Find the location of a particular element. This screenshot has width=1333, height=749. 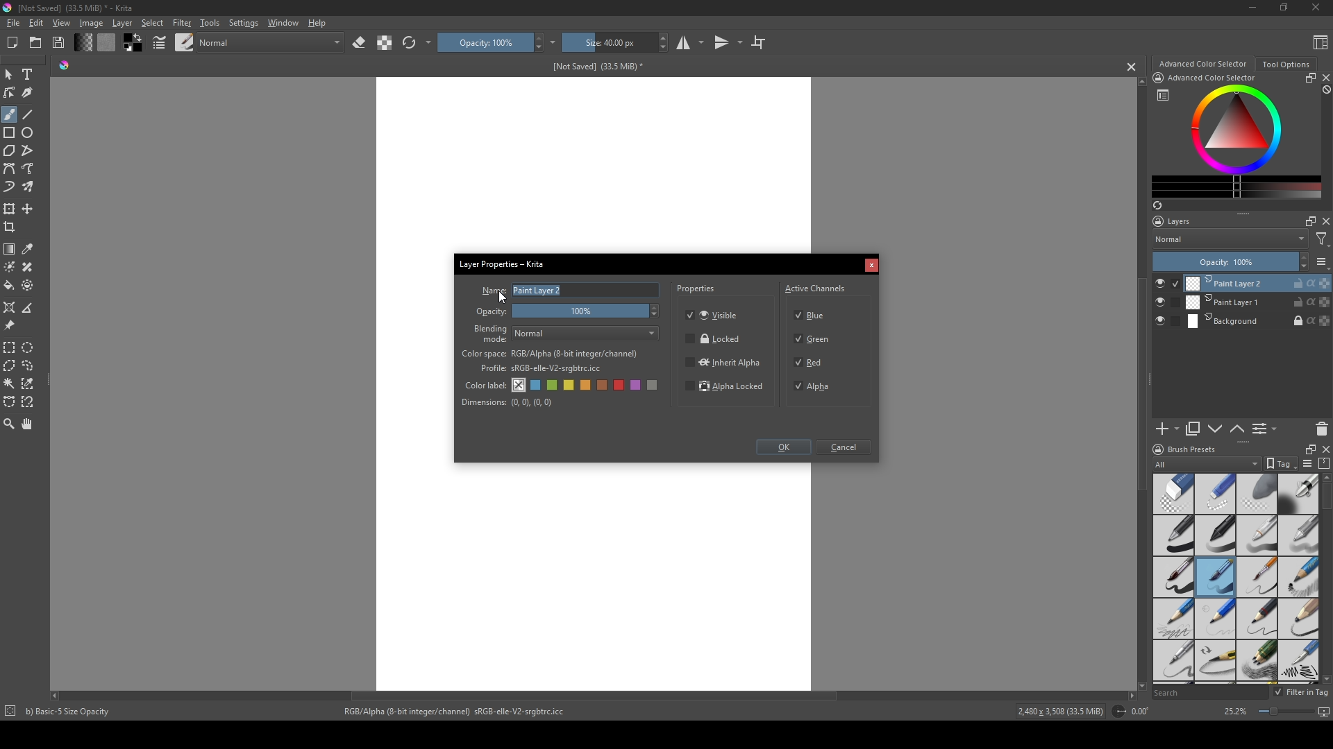

normal is located at coordinates (270, 41).